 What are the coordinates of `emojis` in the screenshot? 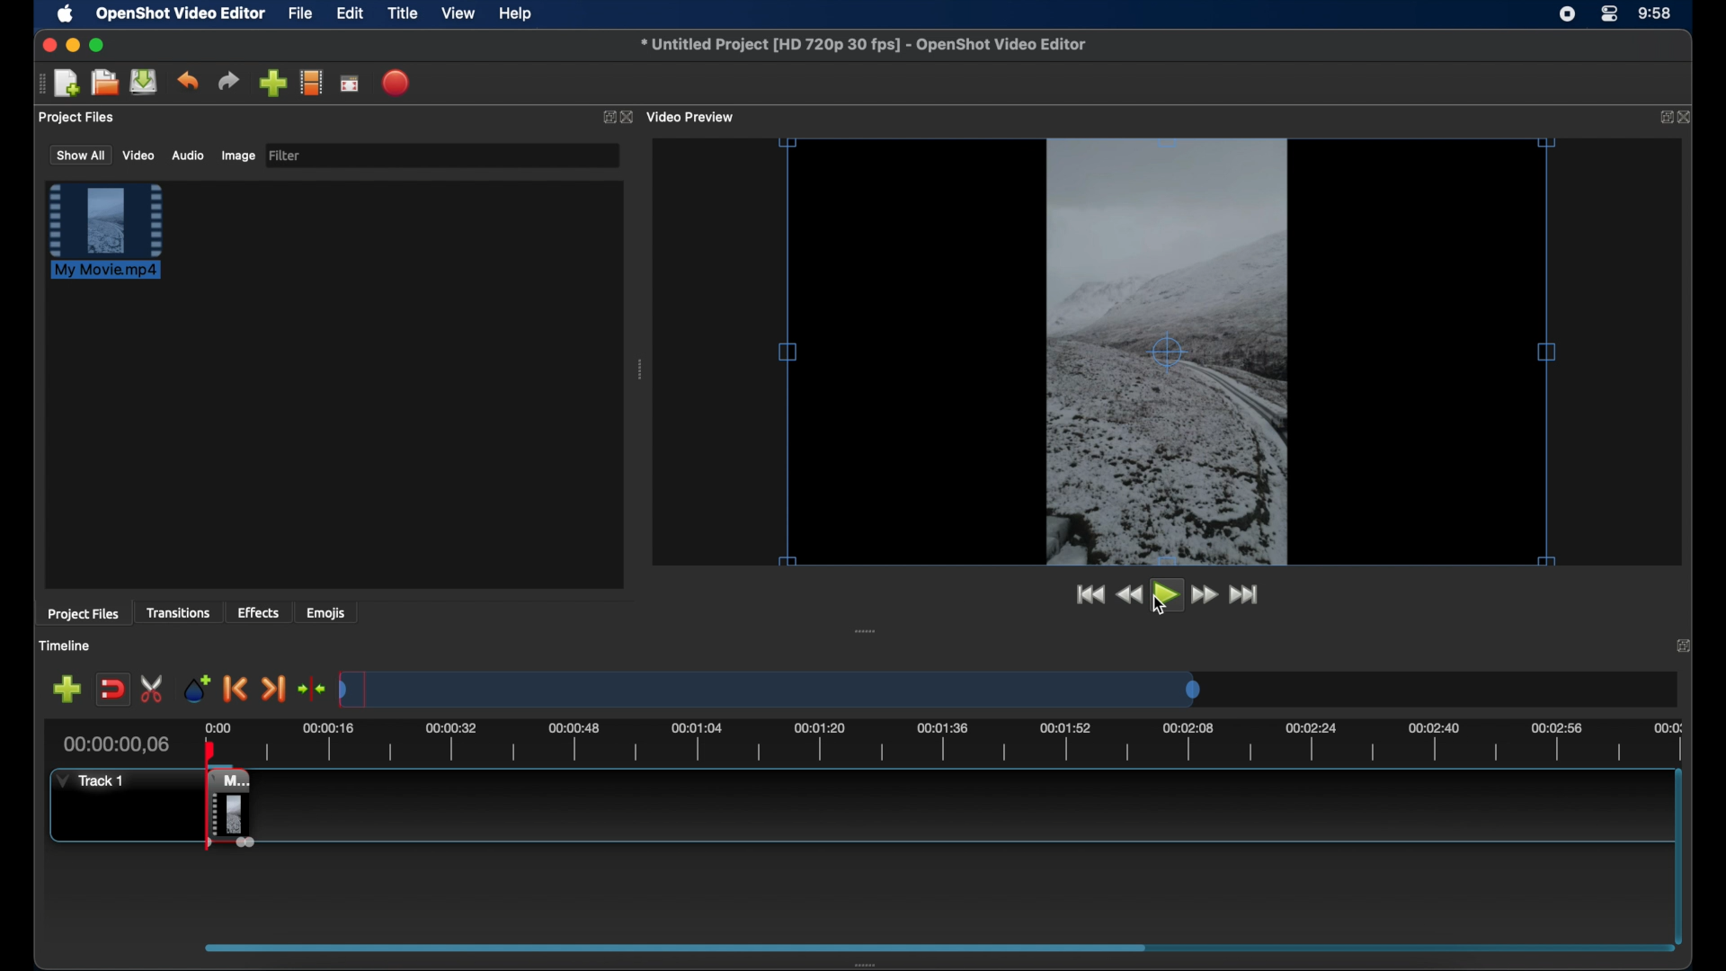 It's located at (326, 612).